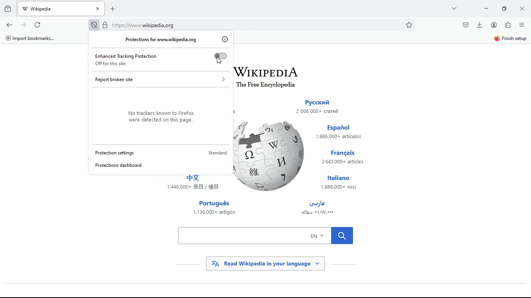  Describe the element at coordinates (39, 25) in the screenshot. I see `refresh` at that location.